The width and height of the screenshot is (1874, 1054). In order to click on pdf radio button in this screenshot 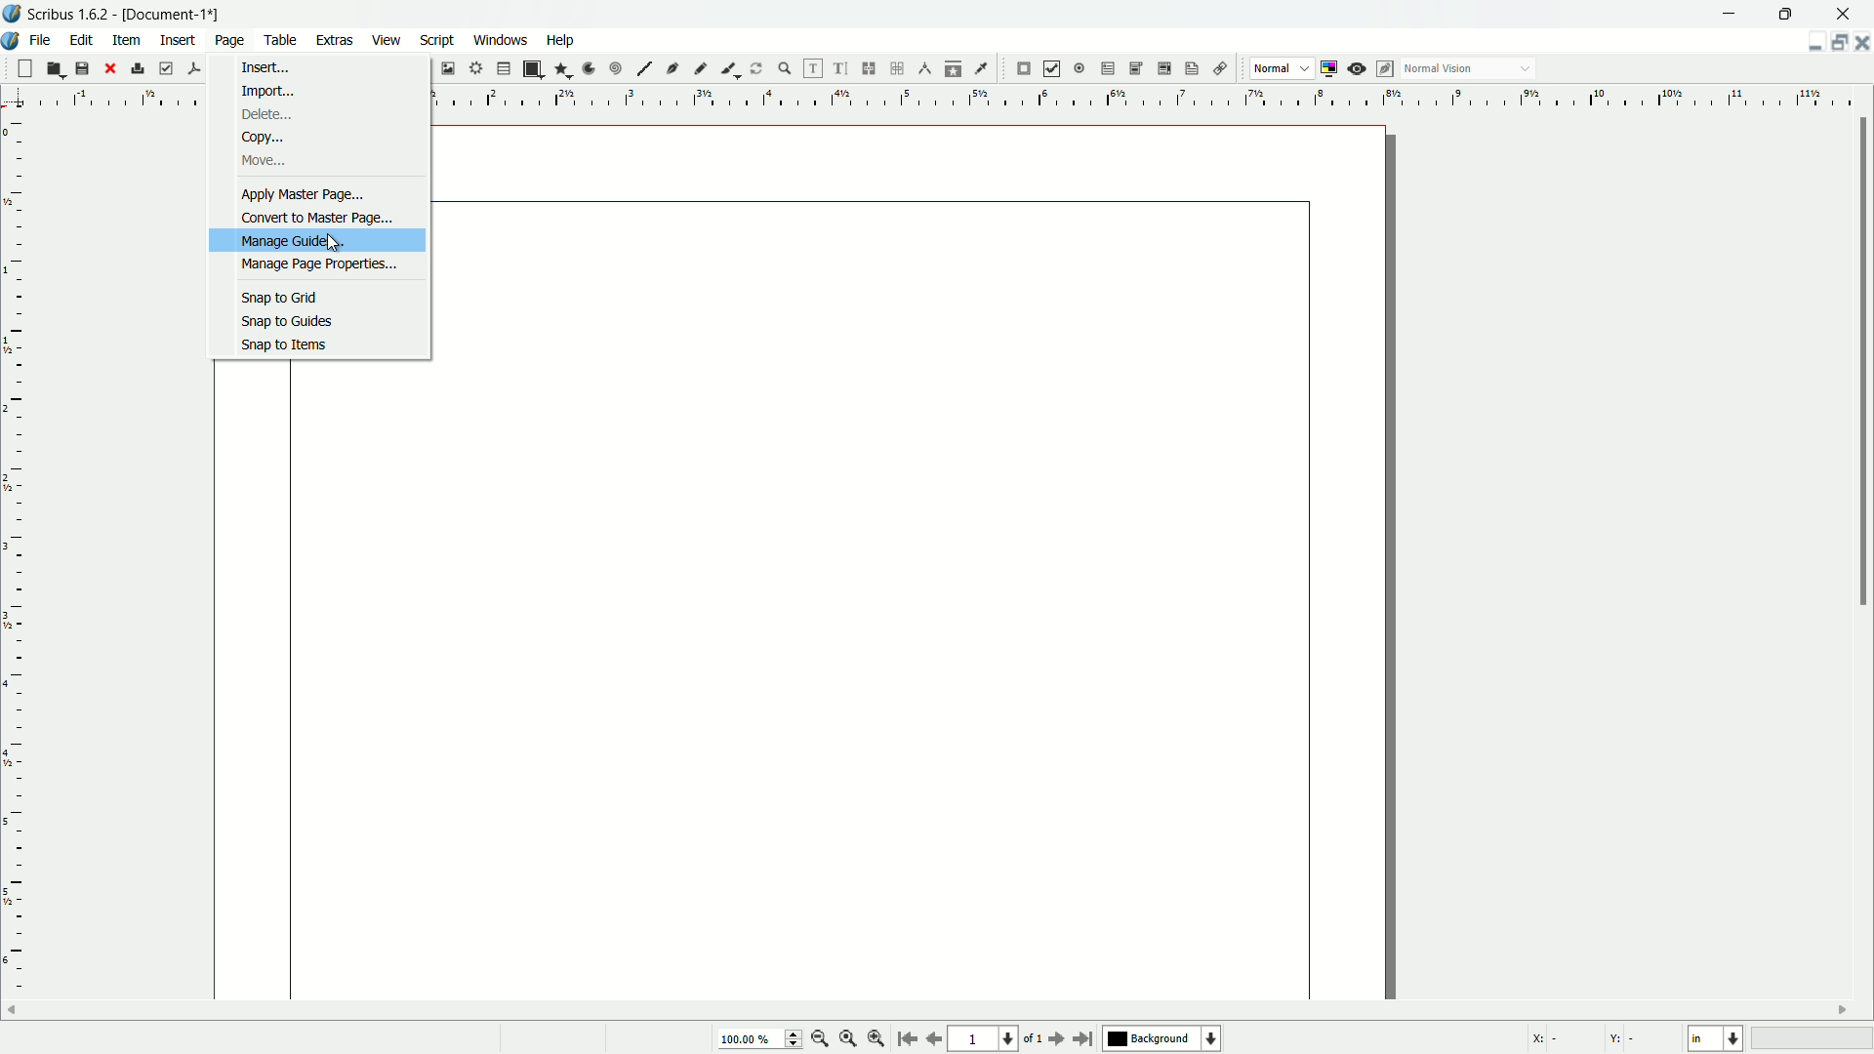, I will do `click(1078, 69)`.